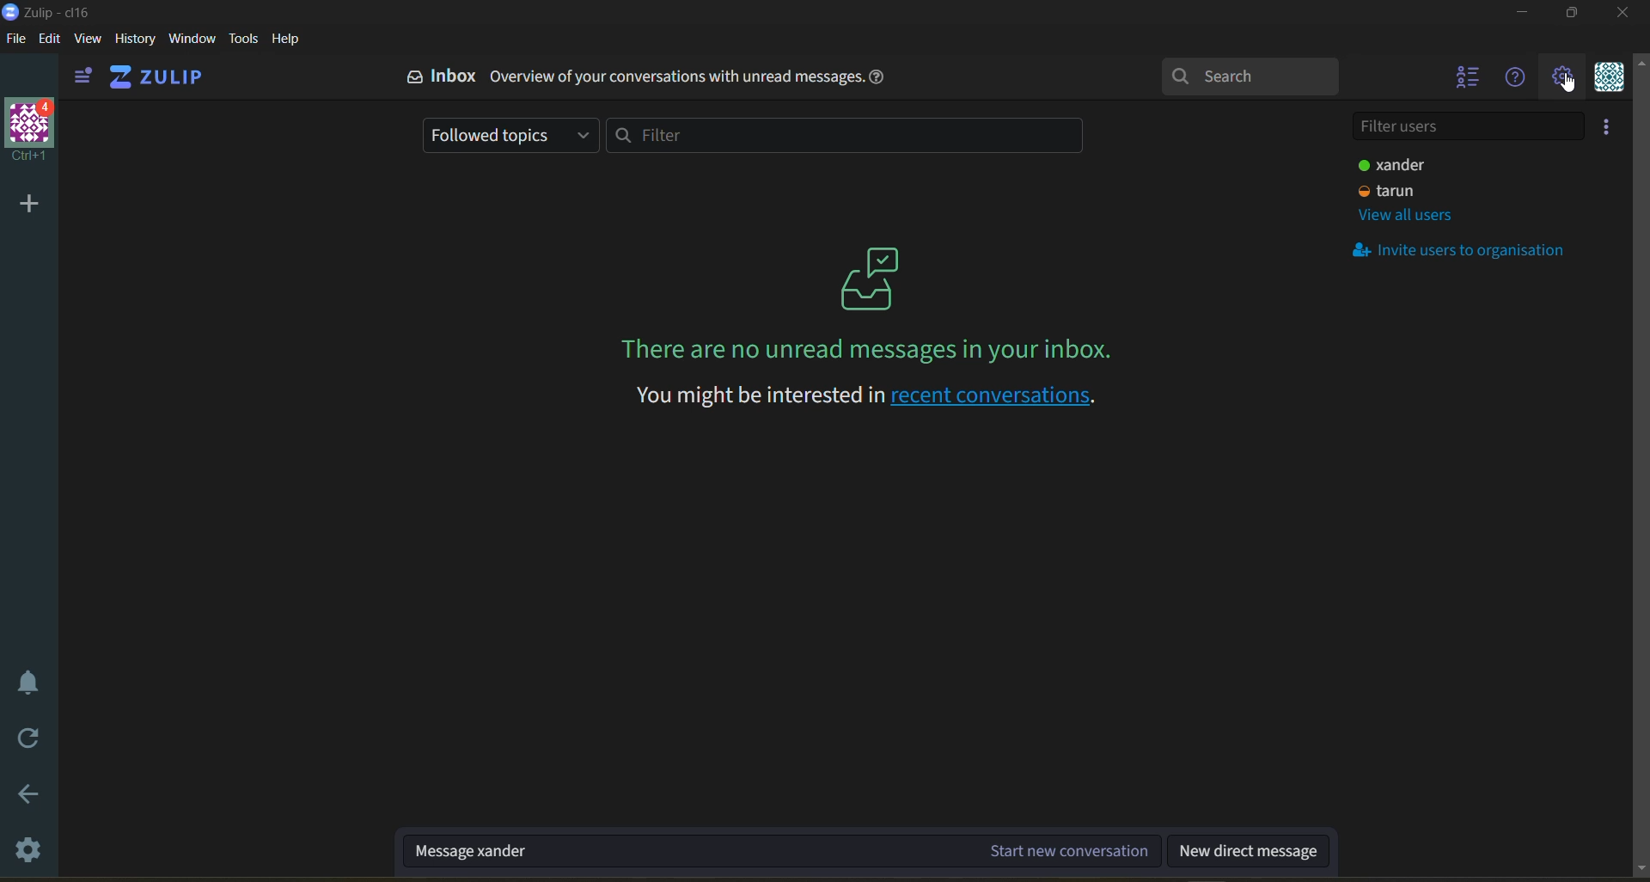 This screenshot has height=882, width=1650. What do you see at coordinates (14, 38) in the screenshot?
I see `file` at bounding box center [14, 38].